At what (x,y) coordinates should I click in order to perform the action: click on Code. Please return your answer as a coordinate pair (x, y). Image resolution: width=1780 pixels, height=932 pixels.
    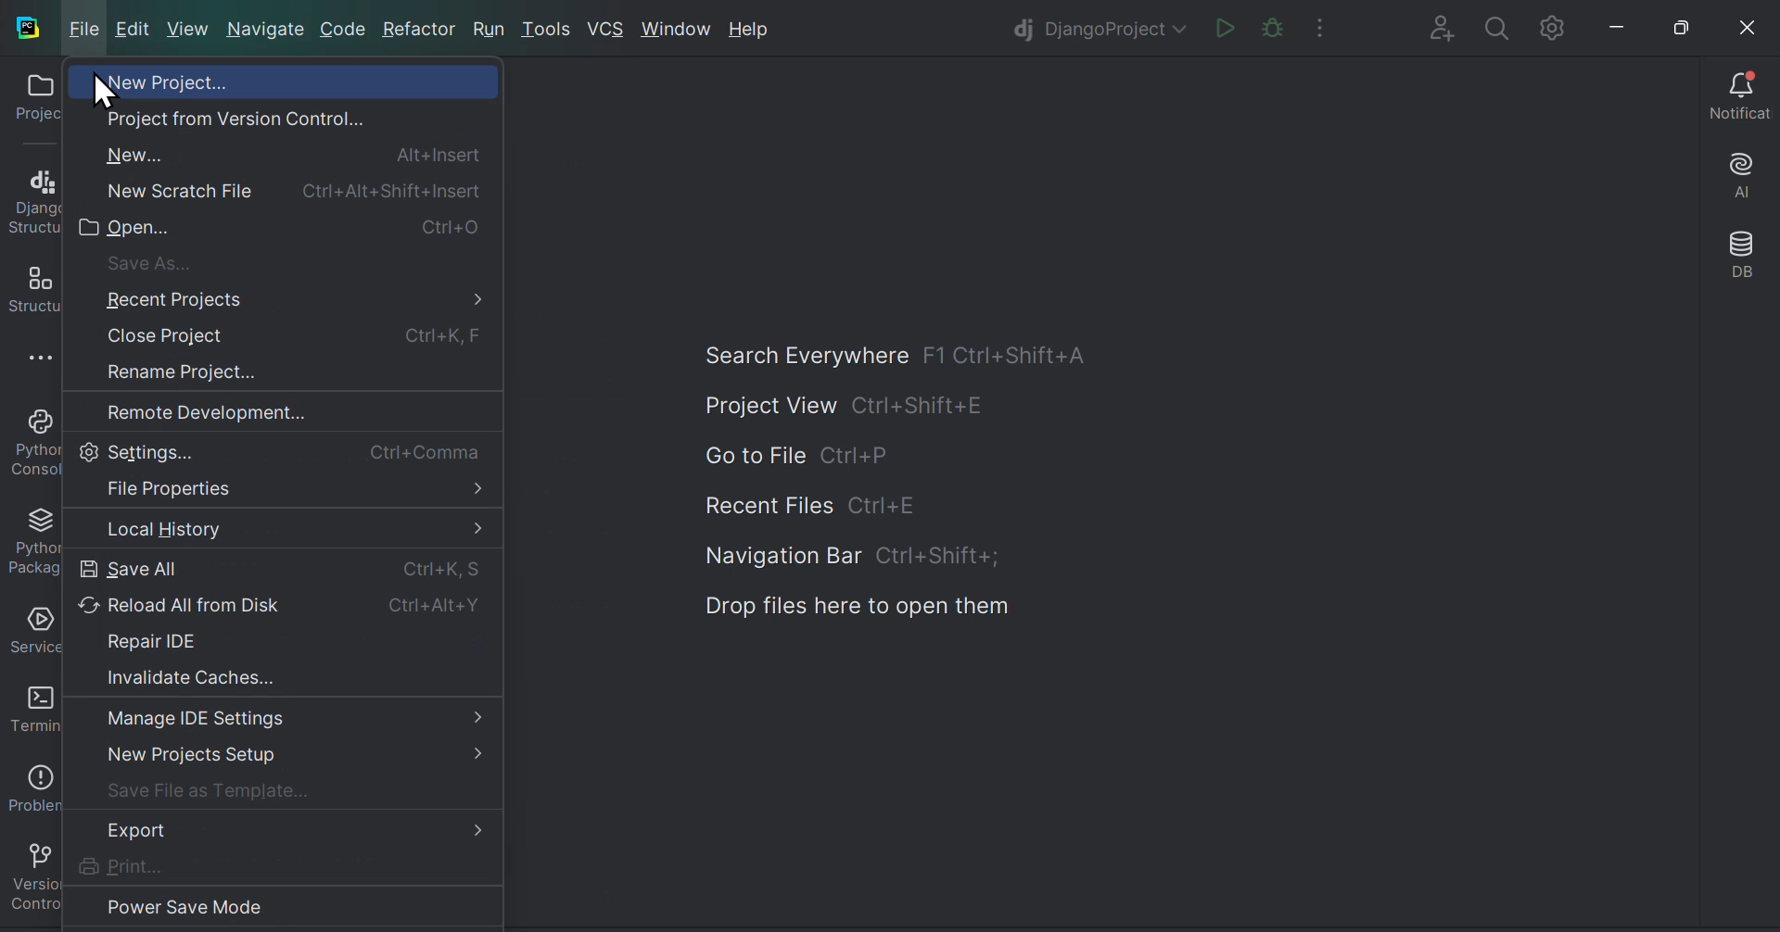
    Looking at the image, I should click on (344, 30).